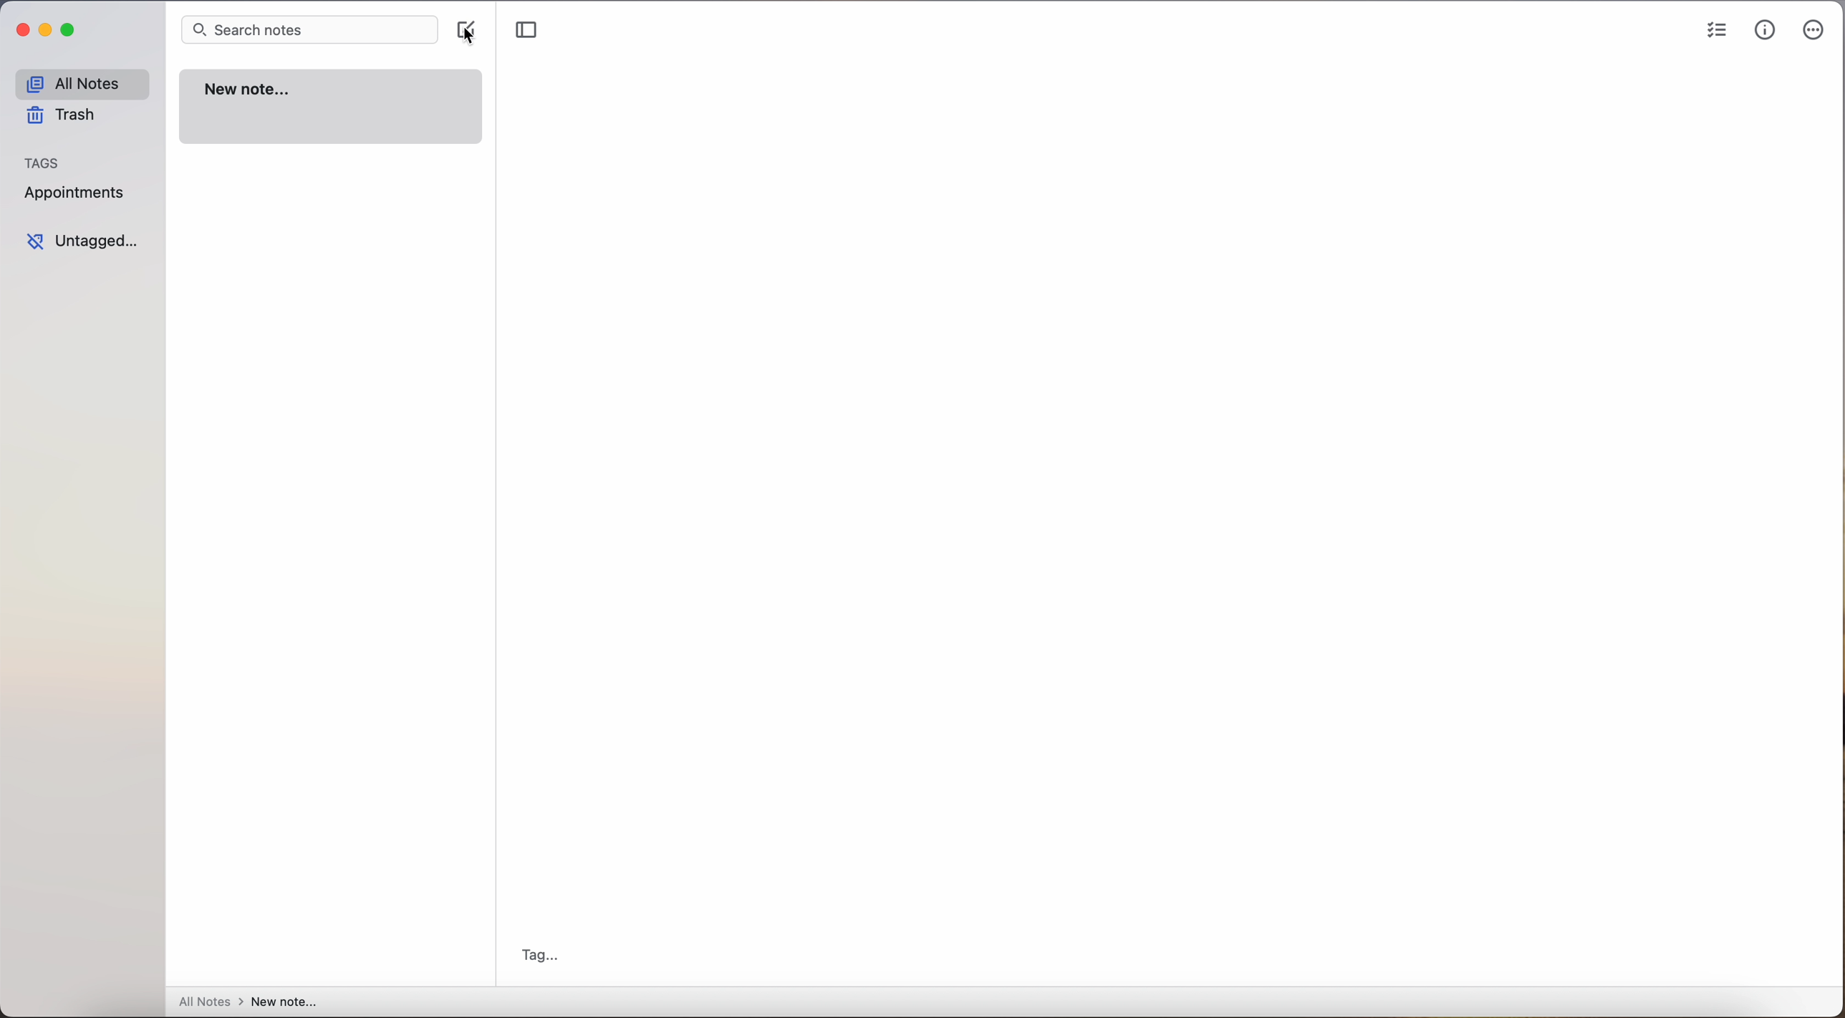  Describe the element at coordinates (1816, 31) in the screenshot. I see `more options` at that location.